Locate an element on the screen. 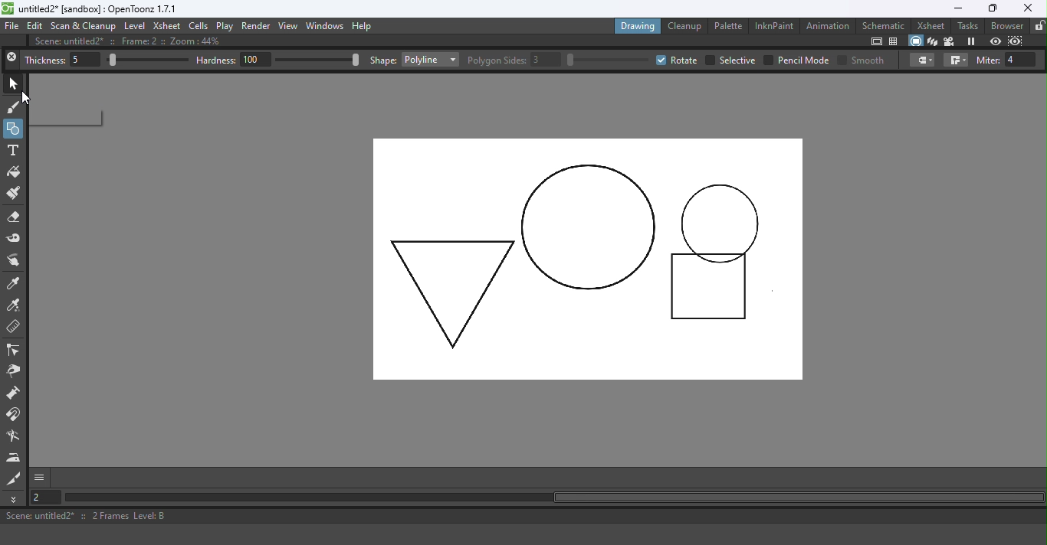 The height and width of the screenshot is (545, 1047). Browser is located at coordinates (1006, 25).